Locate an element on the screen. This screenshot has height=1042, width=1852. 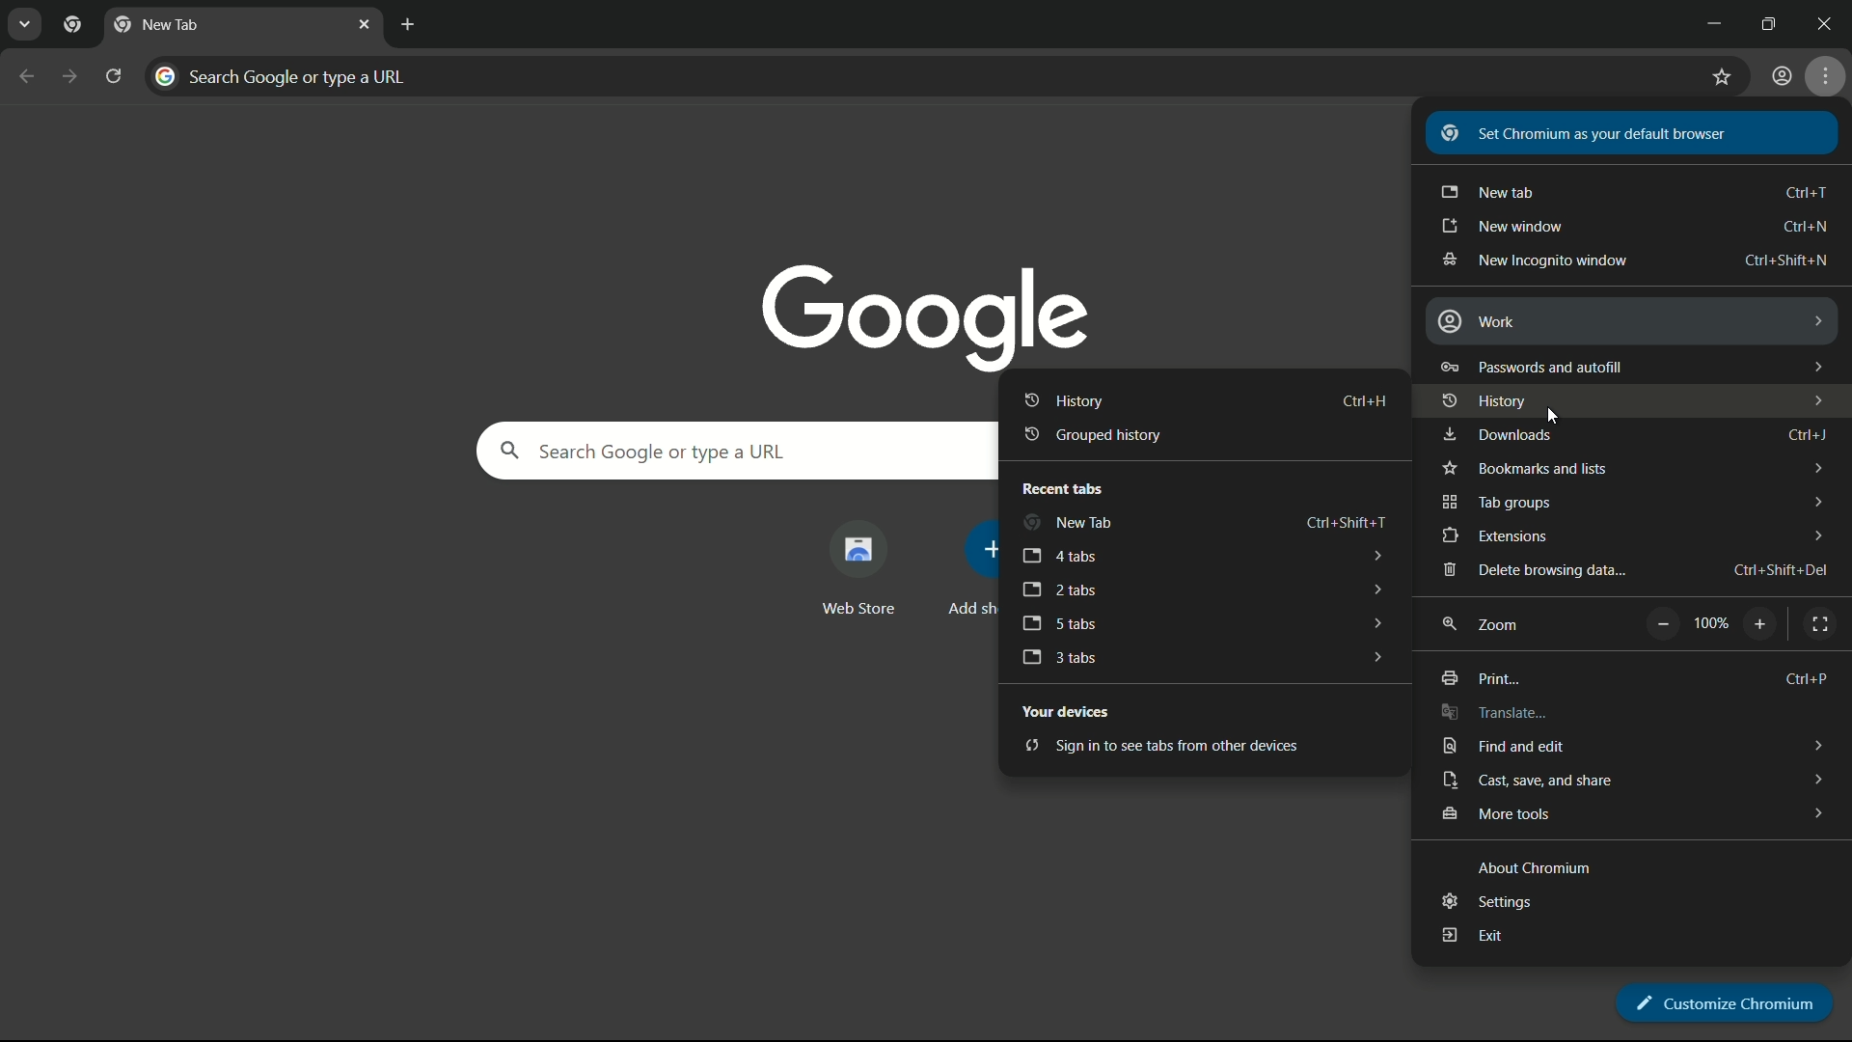
dropdown arrows is located at coordinates (1374, 619).